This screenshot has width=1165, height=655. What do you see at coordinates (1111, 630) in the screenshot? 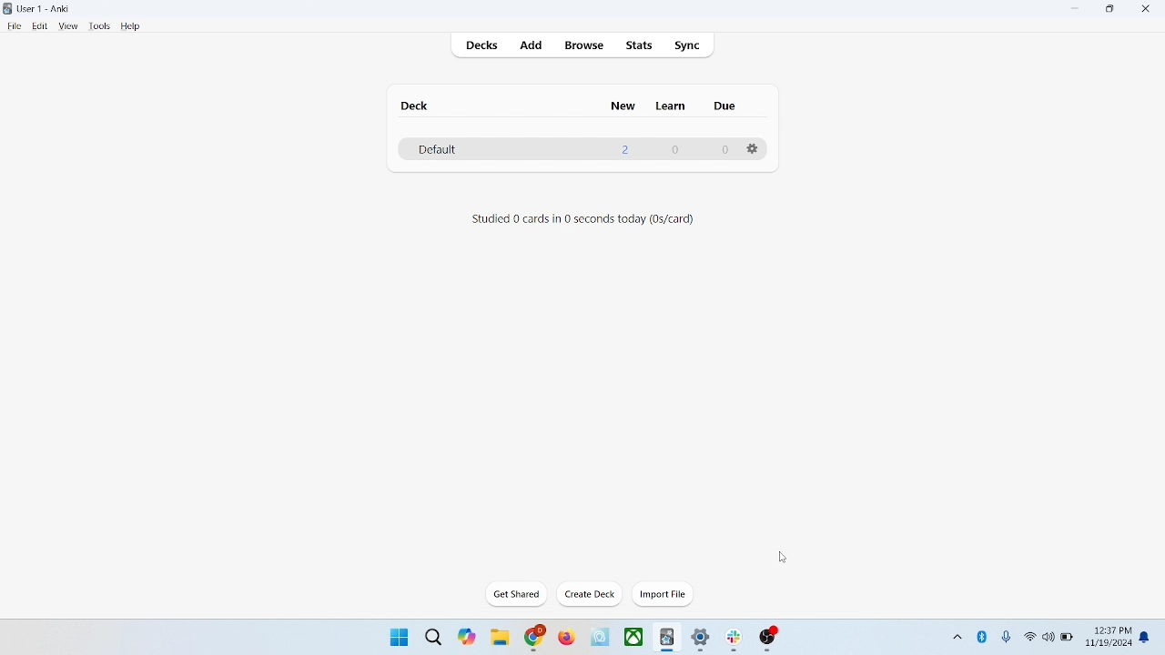
I see `12:37 PM` at bounding box center [1111, 630].